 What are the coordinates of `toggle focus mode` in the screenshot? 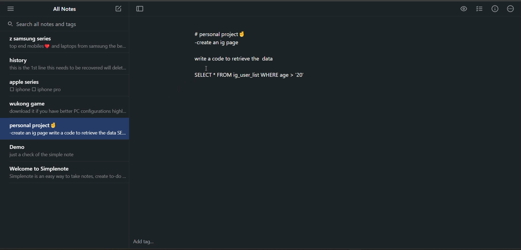 It's located at (141, 10).